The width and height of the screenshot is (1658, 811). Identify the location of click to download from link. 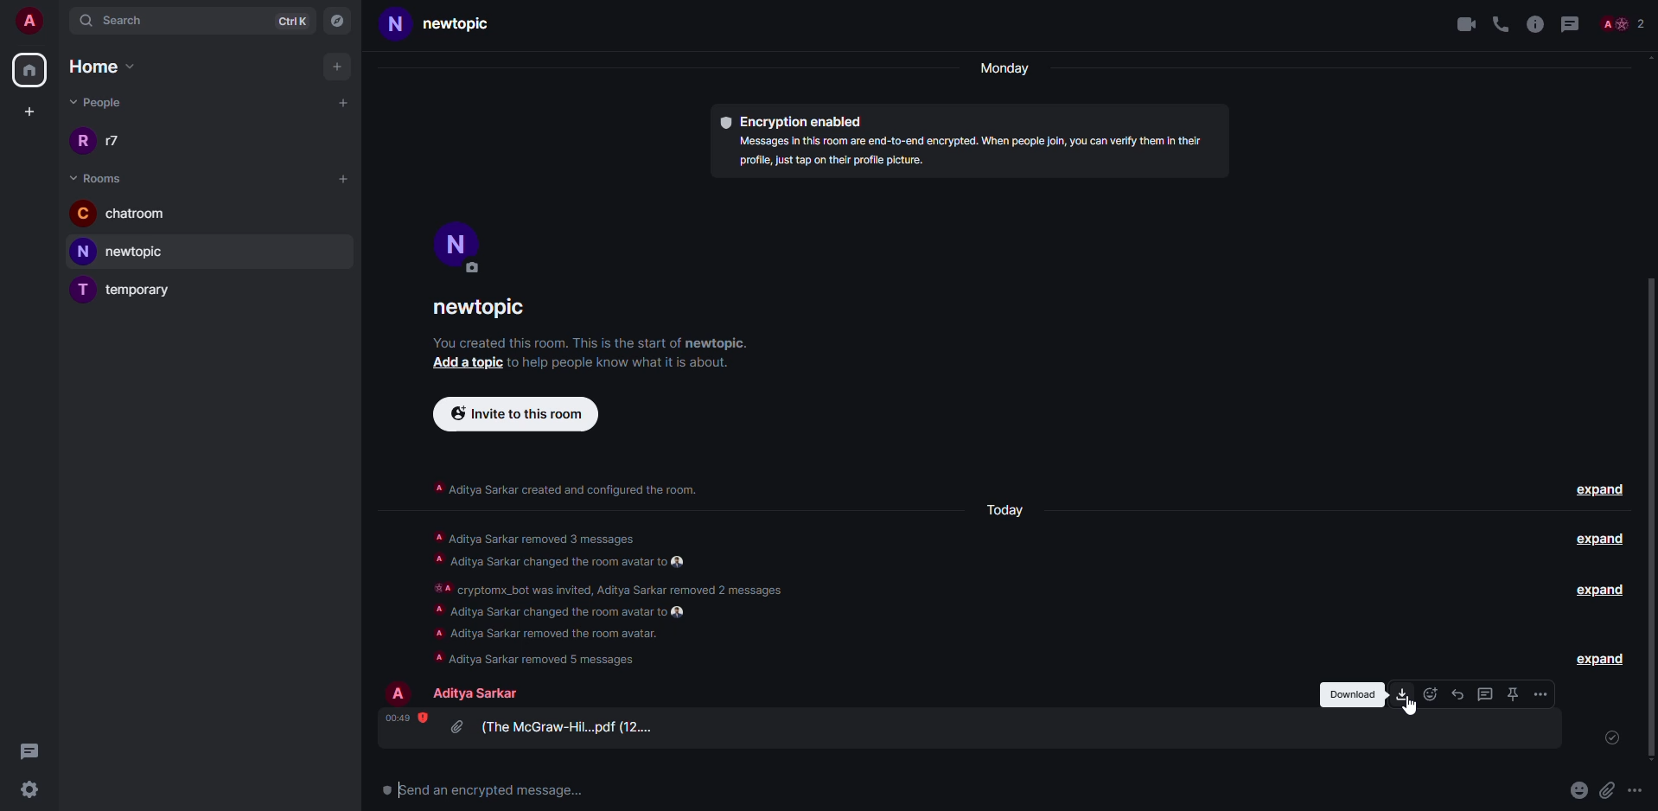
(1403, 693).